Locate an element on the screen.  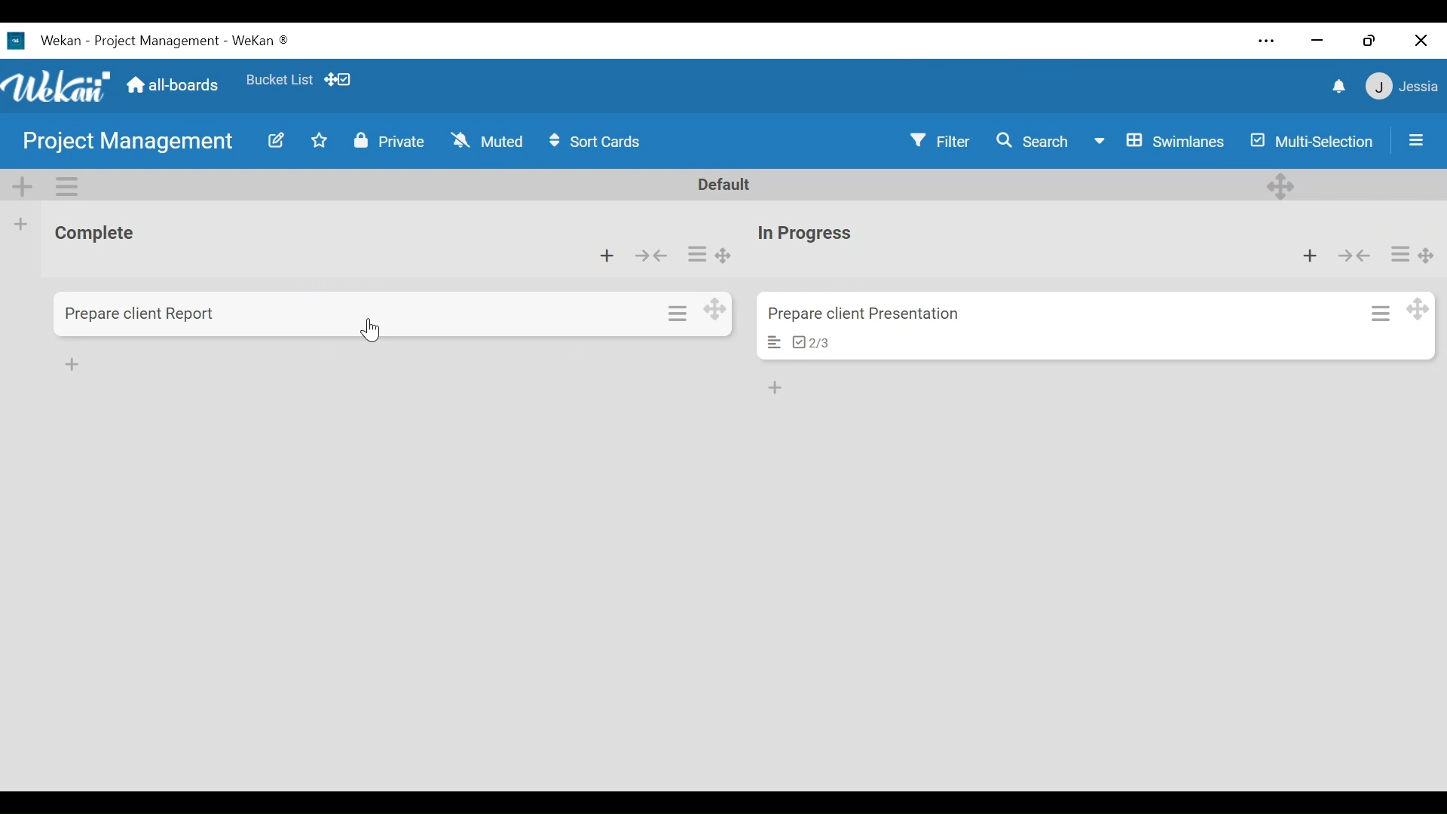
Wekan is located at coordinates (56, 86).